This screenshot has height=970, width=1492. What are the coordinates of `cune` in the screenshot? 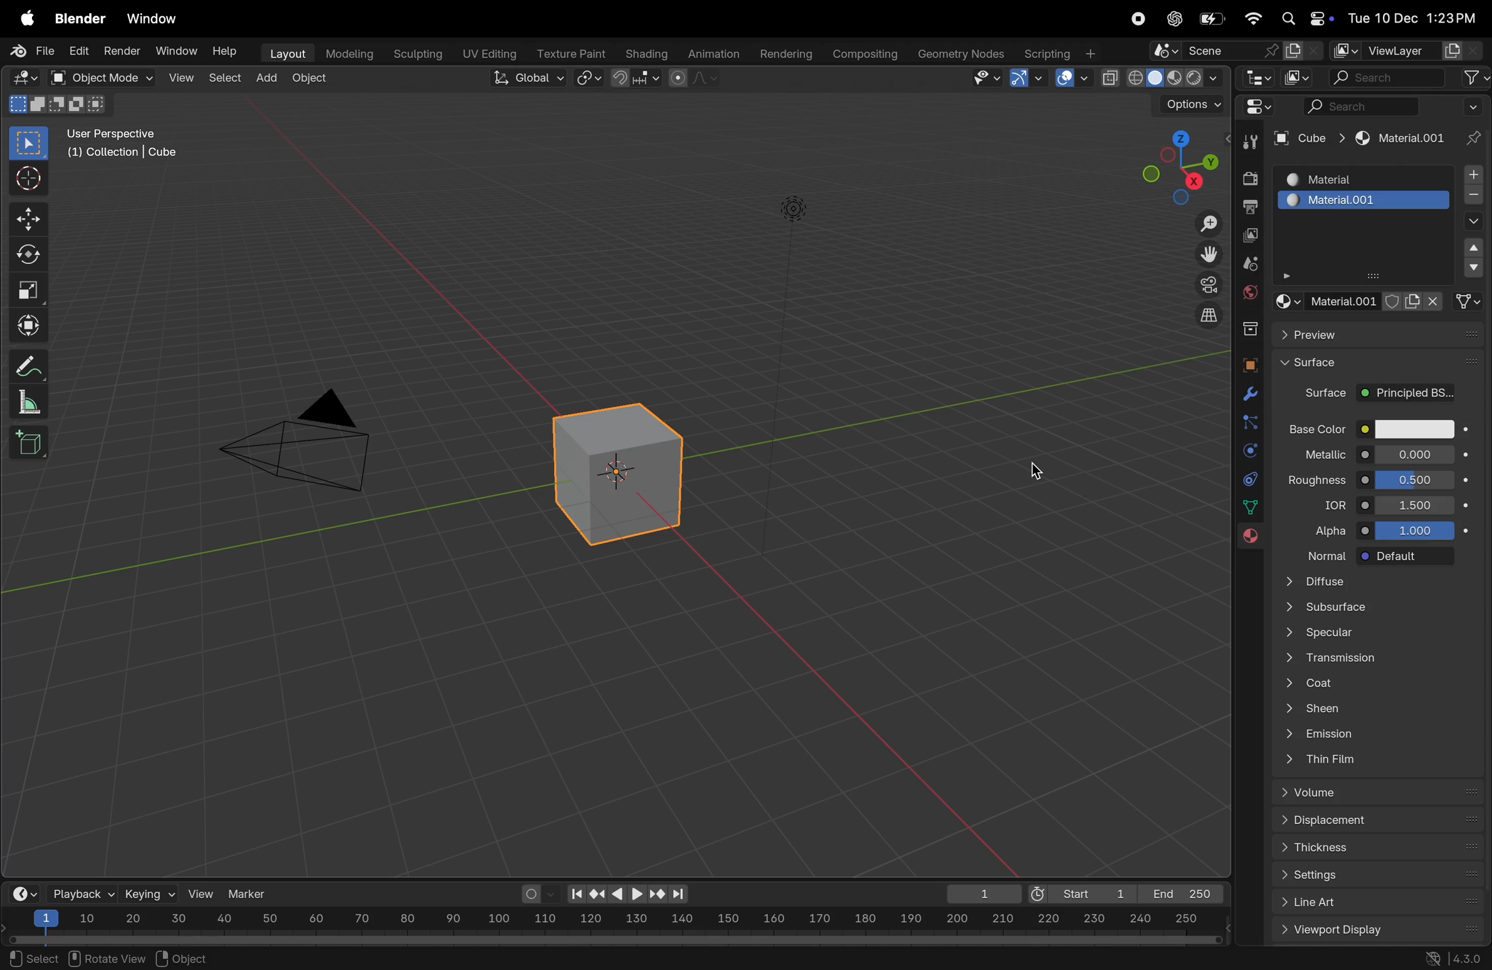 It's located at (1308, 138).